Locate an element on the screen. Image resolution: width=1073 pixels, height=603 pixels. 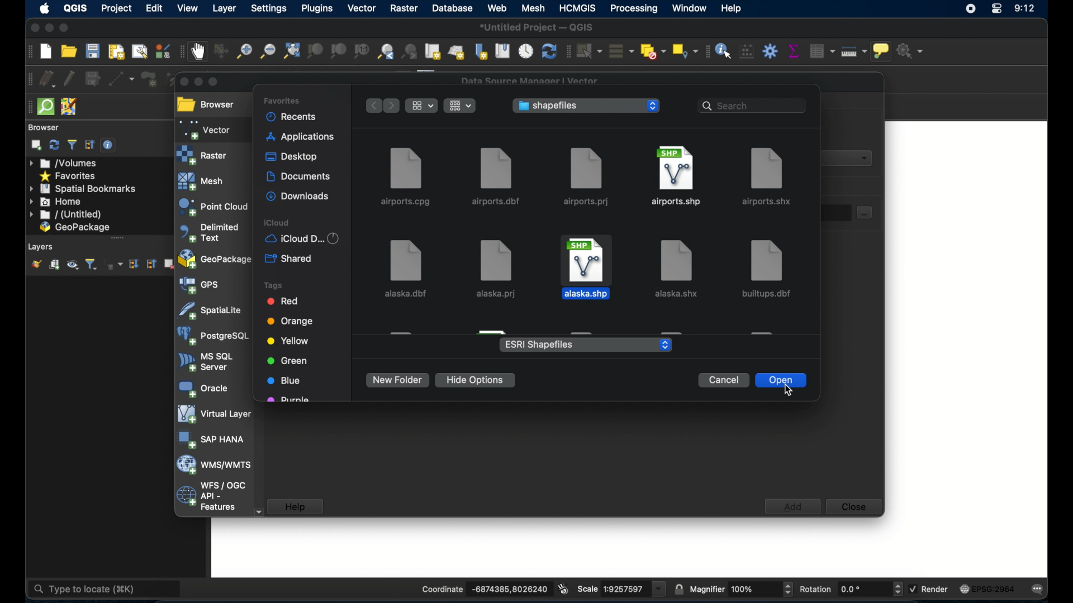
lock scale is located at coordinates (677, 588).